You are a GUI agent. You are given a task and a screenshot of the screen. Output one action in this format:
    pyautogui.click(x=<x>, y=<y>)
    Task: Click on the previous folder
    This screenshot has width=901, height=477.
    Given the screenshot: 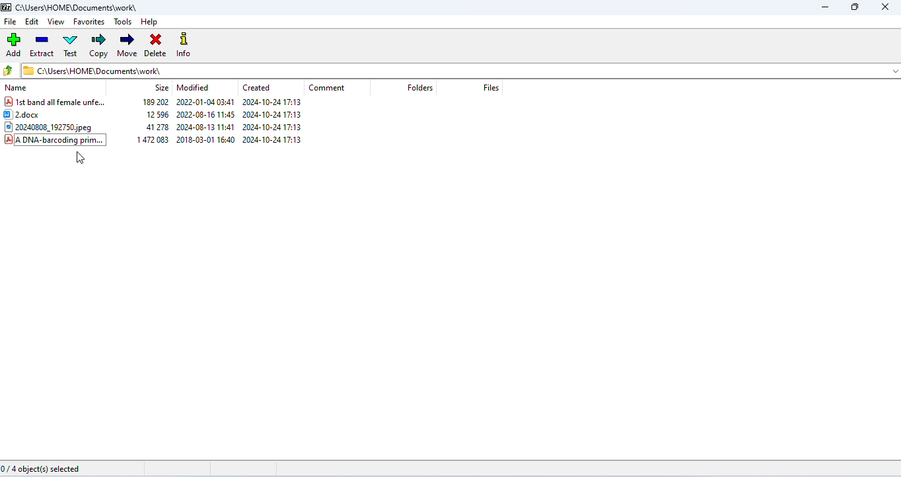 What is the action you would take?
    pyautogui.click(x=9, y=70)
    